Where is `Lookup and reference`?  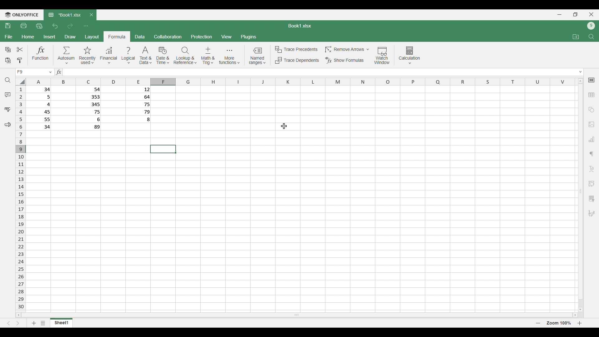
Lookup and reference is located at coordinates (185, 56).